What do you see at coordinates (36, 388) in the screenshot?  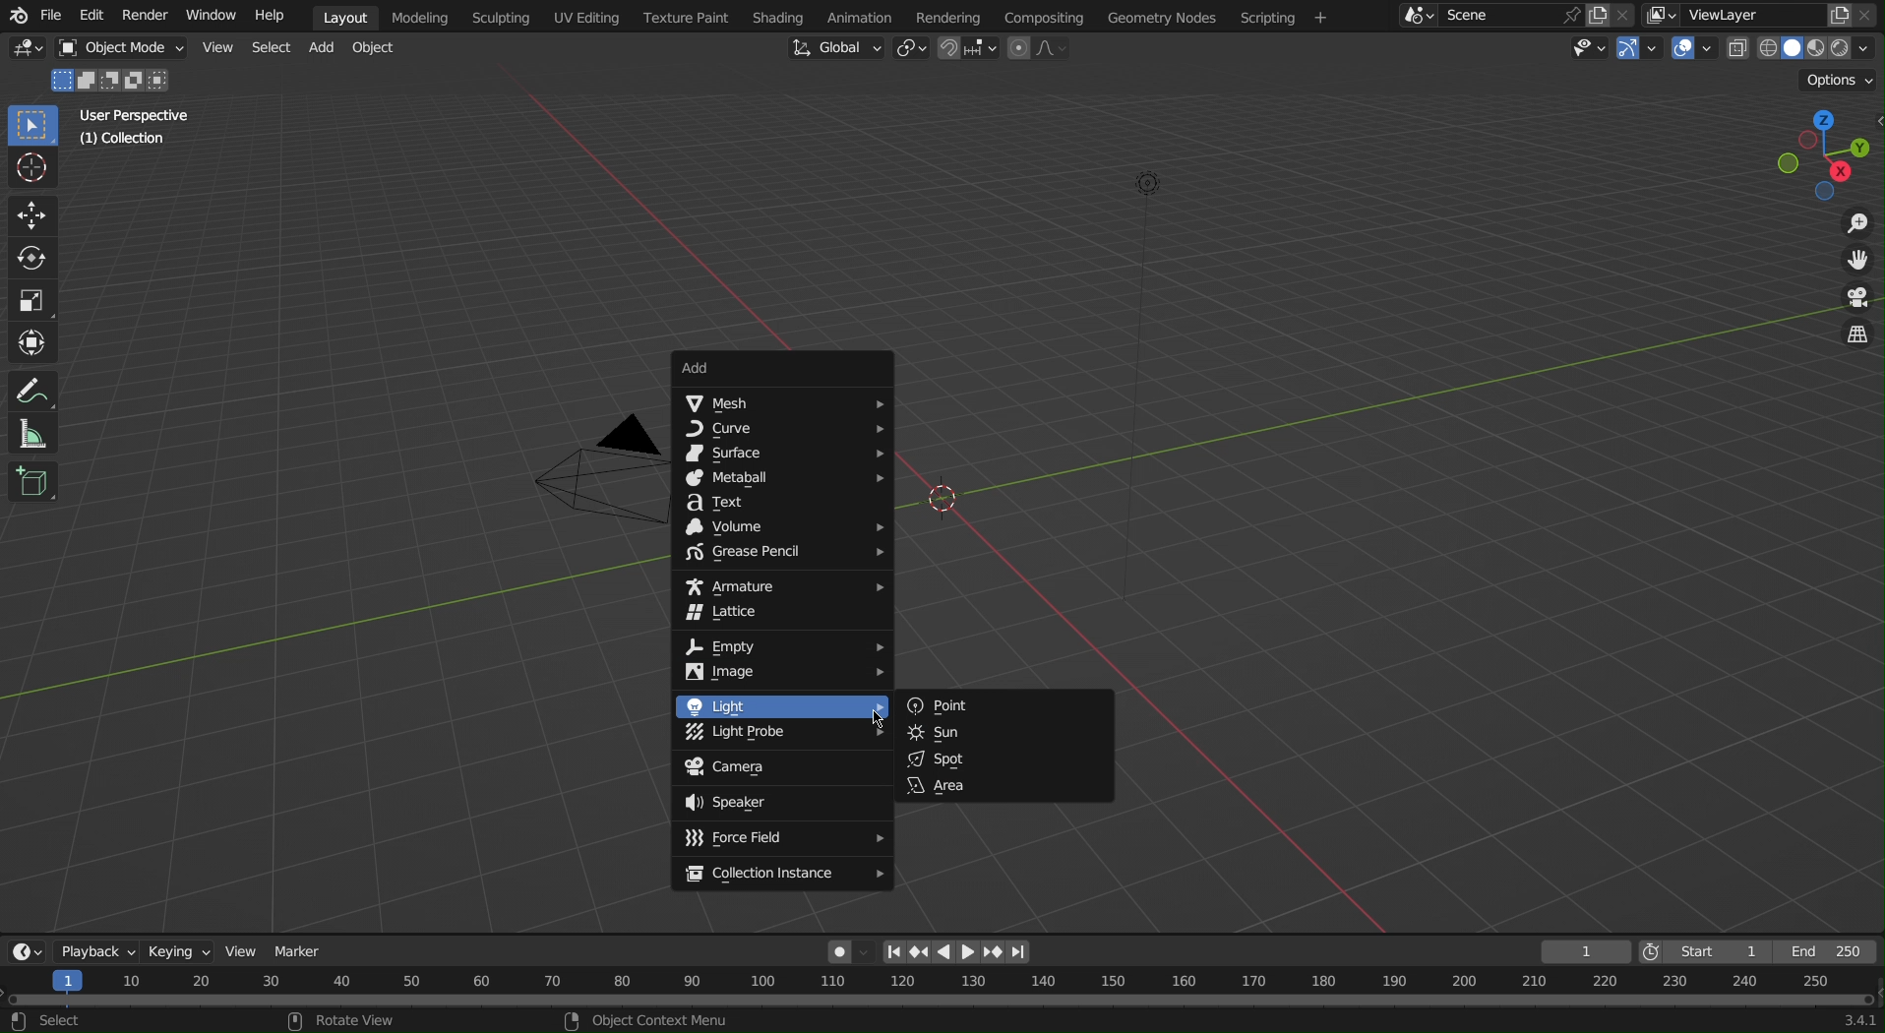 I see `Annotate` at bounding box center [36, 388].